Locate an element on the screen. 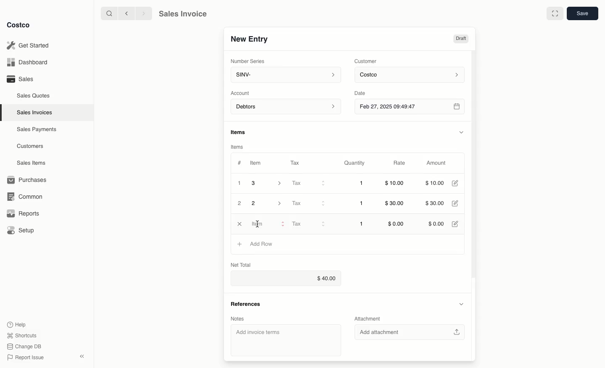 This screenshot has width=605, height=368. Full width toggle is located at coordinates (555, 13).